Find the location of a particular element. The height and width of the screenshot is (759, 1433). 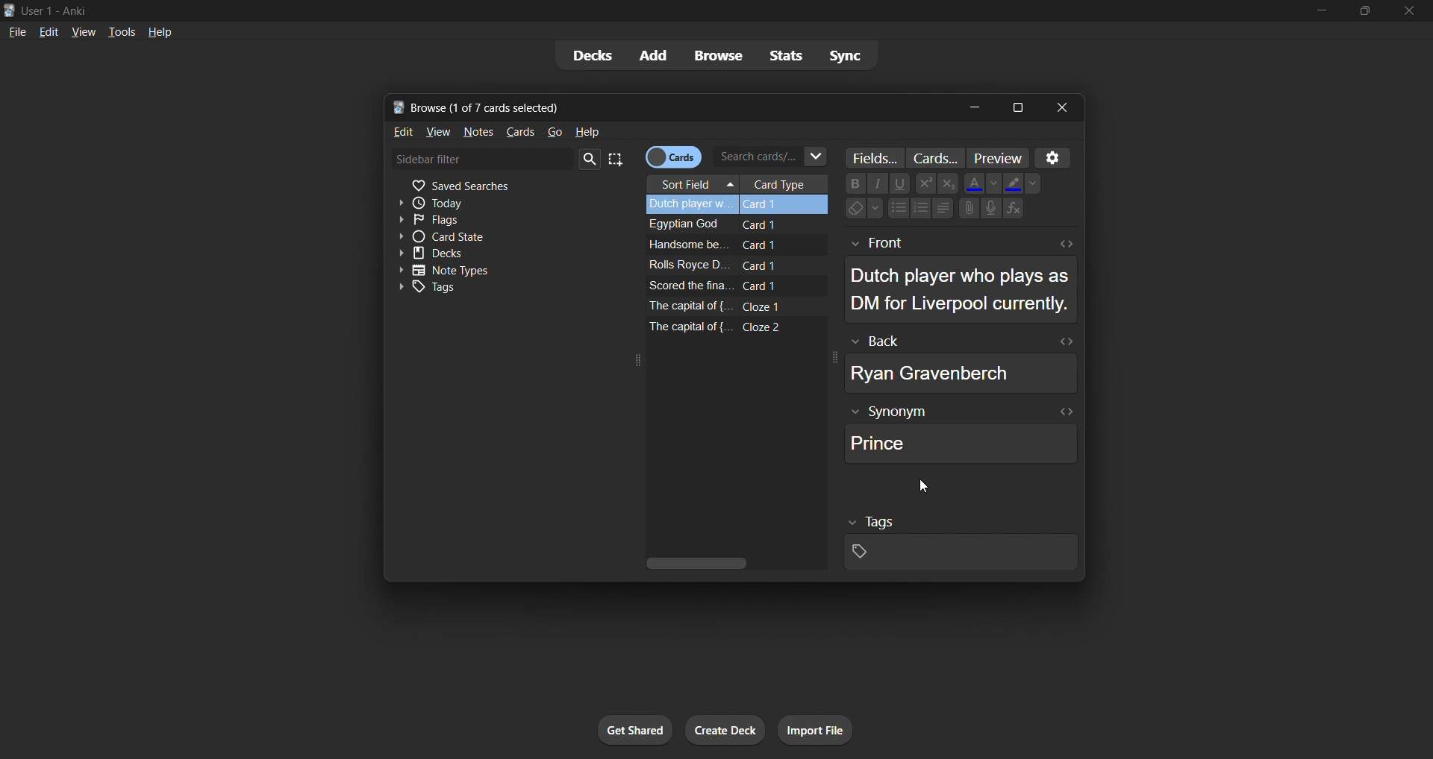

customize fields is located at coordinates (876, 157).